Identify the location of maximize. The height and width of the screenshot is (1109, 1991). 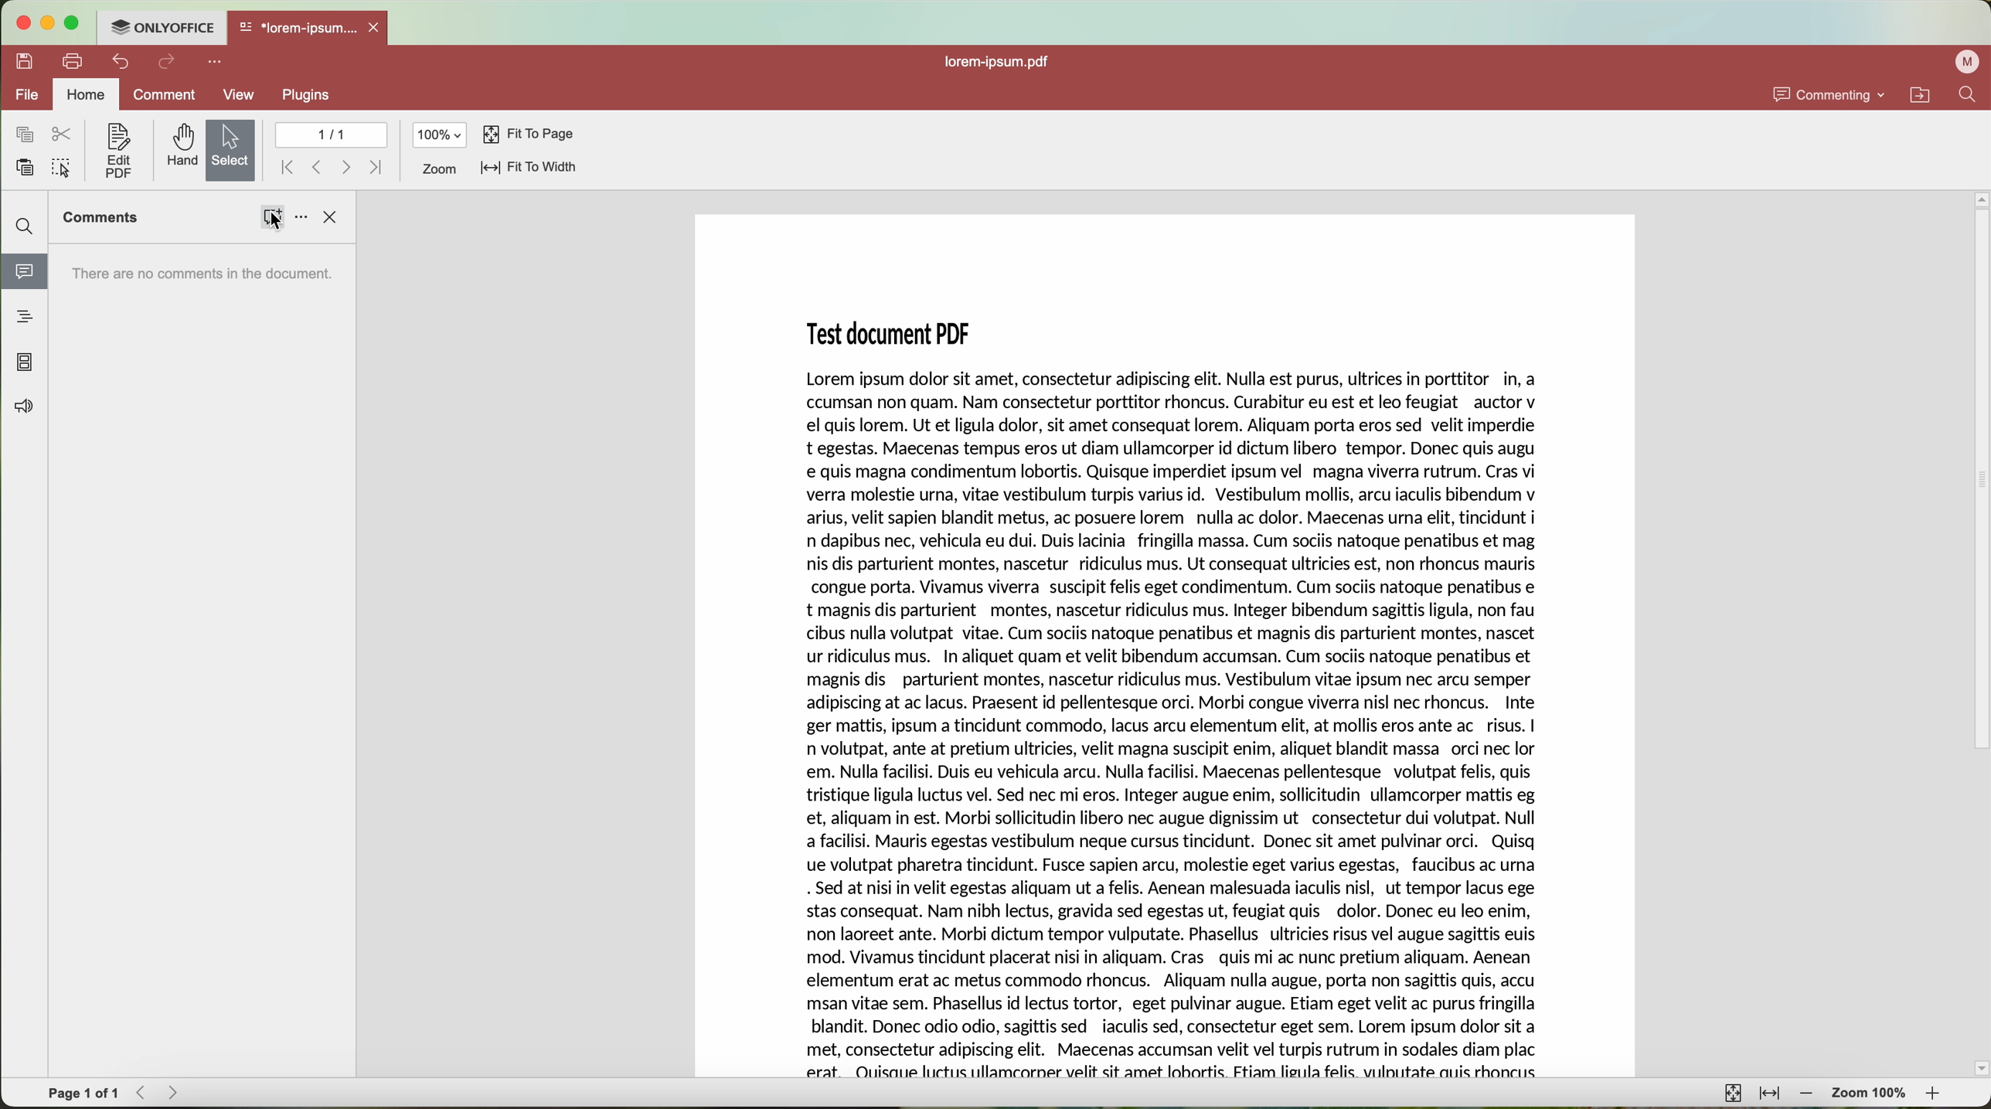
(73, 24).